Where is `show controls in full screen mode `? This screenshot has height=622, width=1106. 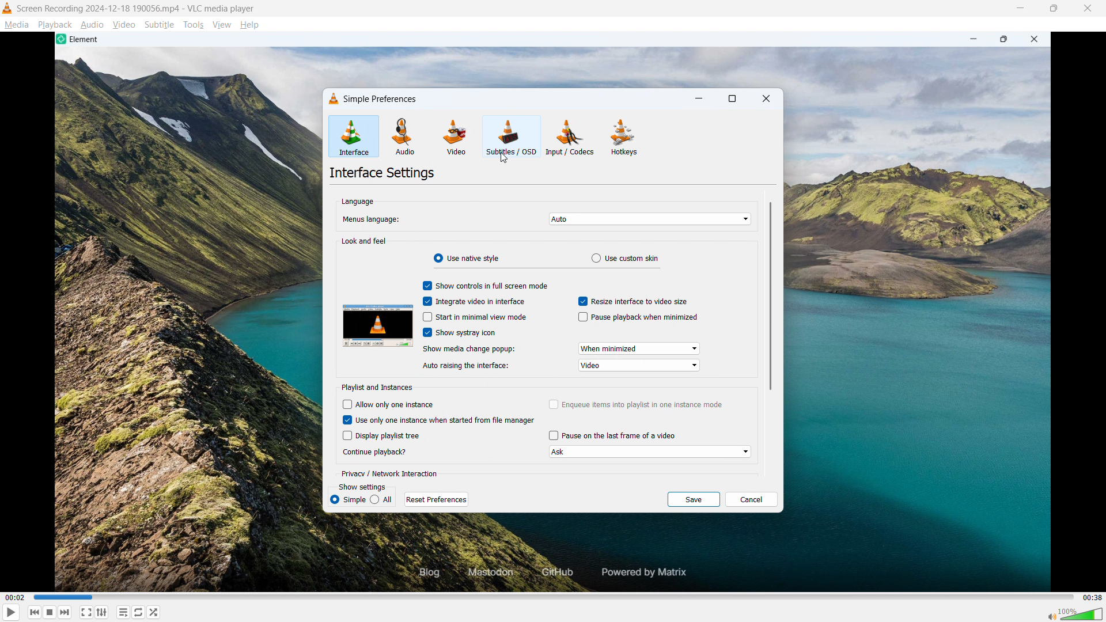 show controls in full screen mode  is located at coordinates (492, 286).